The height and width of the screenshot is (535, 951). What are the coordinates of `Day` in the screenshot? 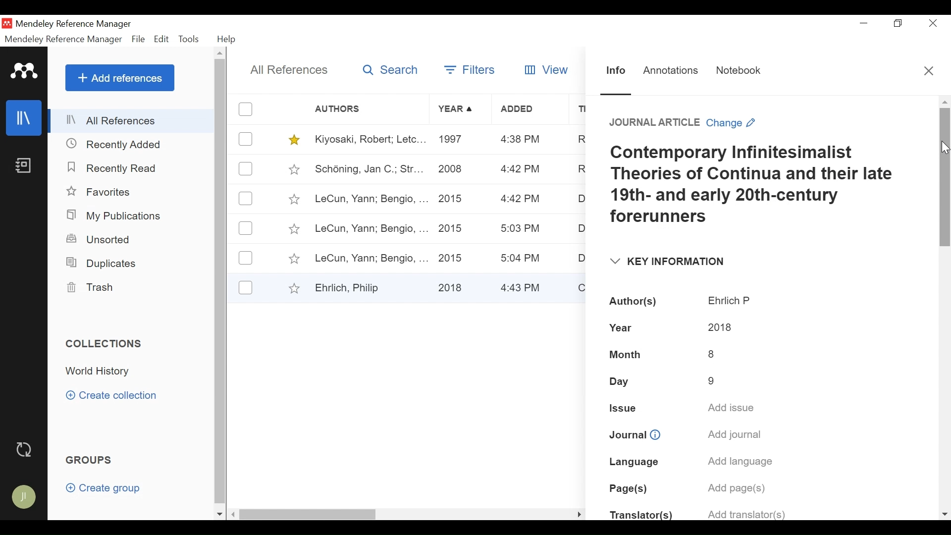 It's located at (627, 381).